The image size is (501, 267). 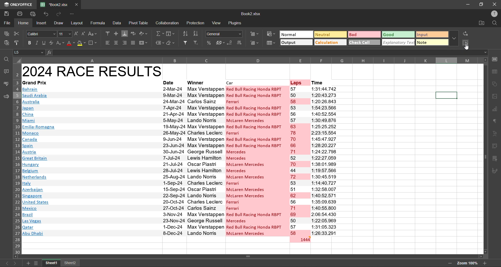 What do you see at coordinates (225, 34) in the screenshot?
I see `number font` at bounding box center [225, 34].